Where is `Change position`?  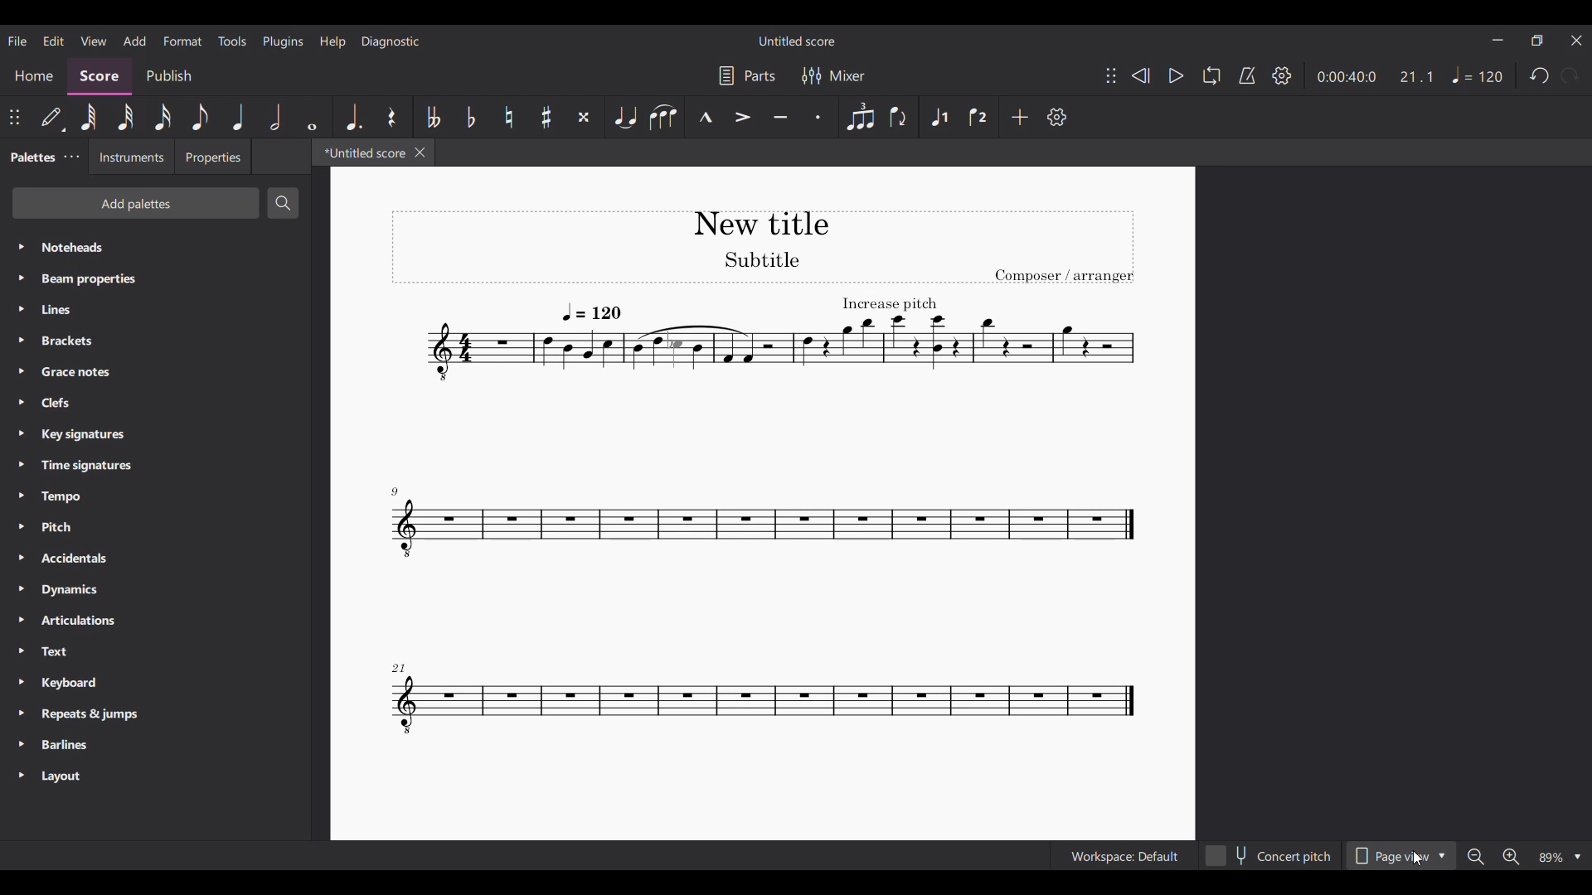
Change position is located at coordinates (14, 117).